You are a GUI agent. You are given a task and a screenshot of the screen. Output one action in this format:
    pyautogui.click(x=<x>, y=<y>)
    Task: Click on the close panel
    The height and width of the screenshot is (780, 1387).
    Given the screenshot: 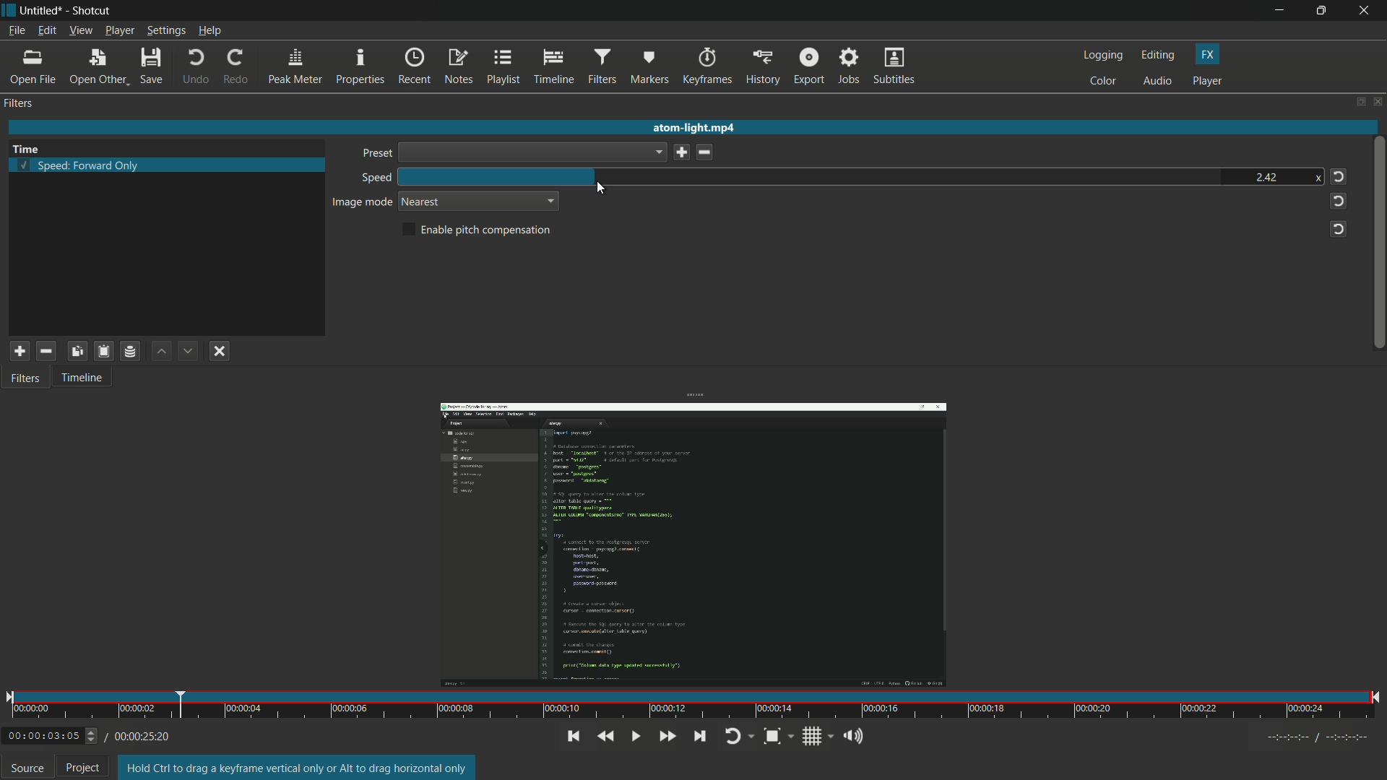 What is the action you would take?
    pyautogui.click(x=1378, y=101)
    